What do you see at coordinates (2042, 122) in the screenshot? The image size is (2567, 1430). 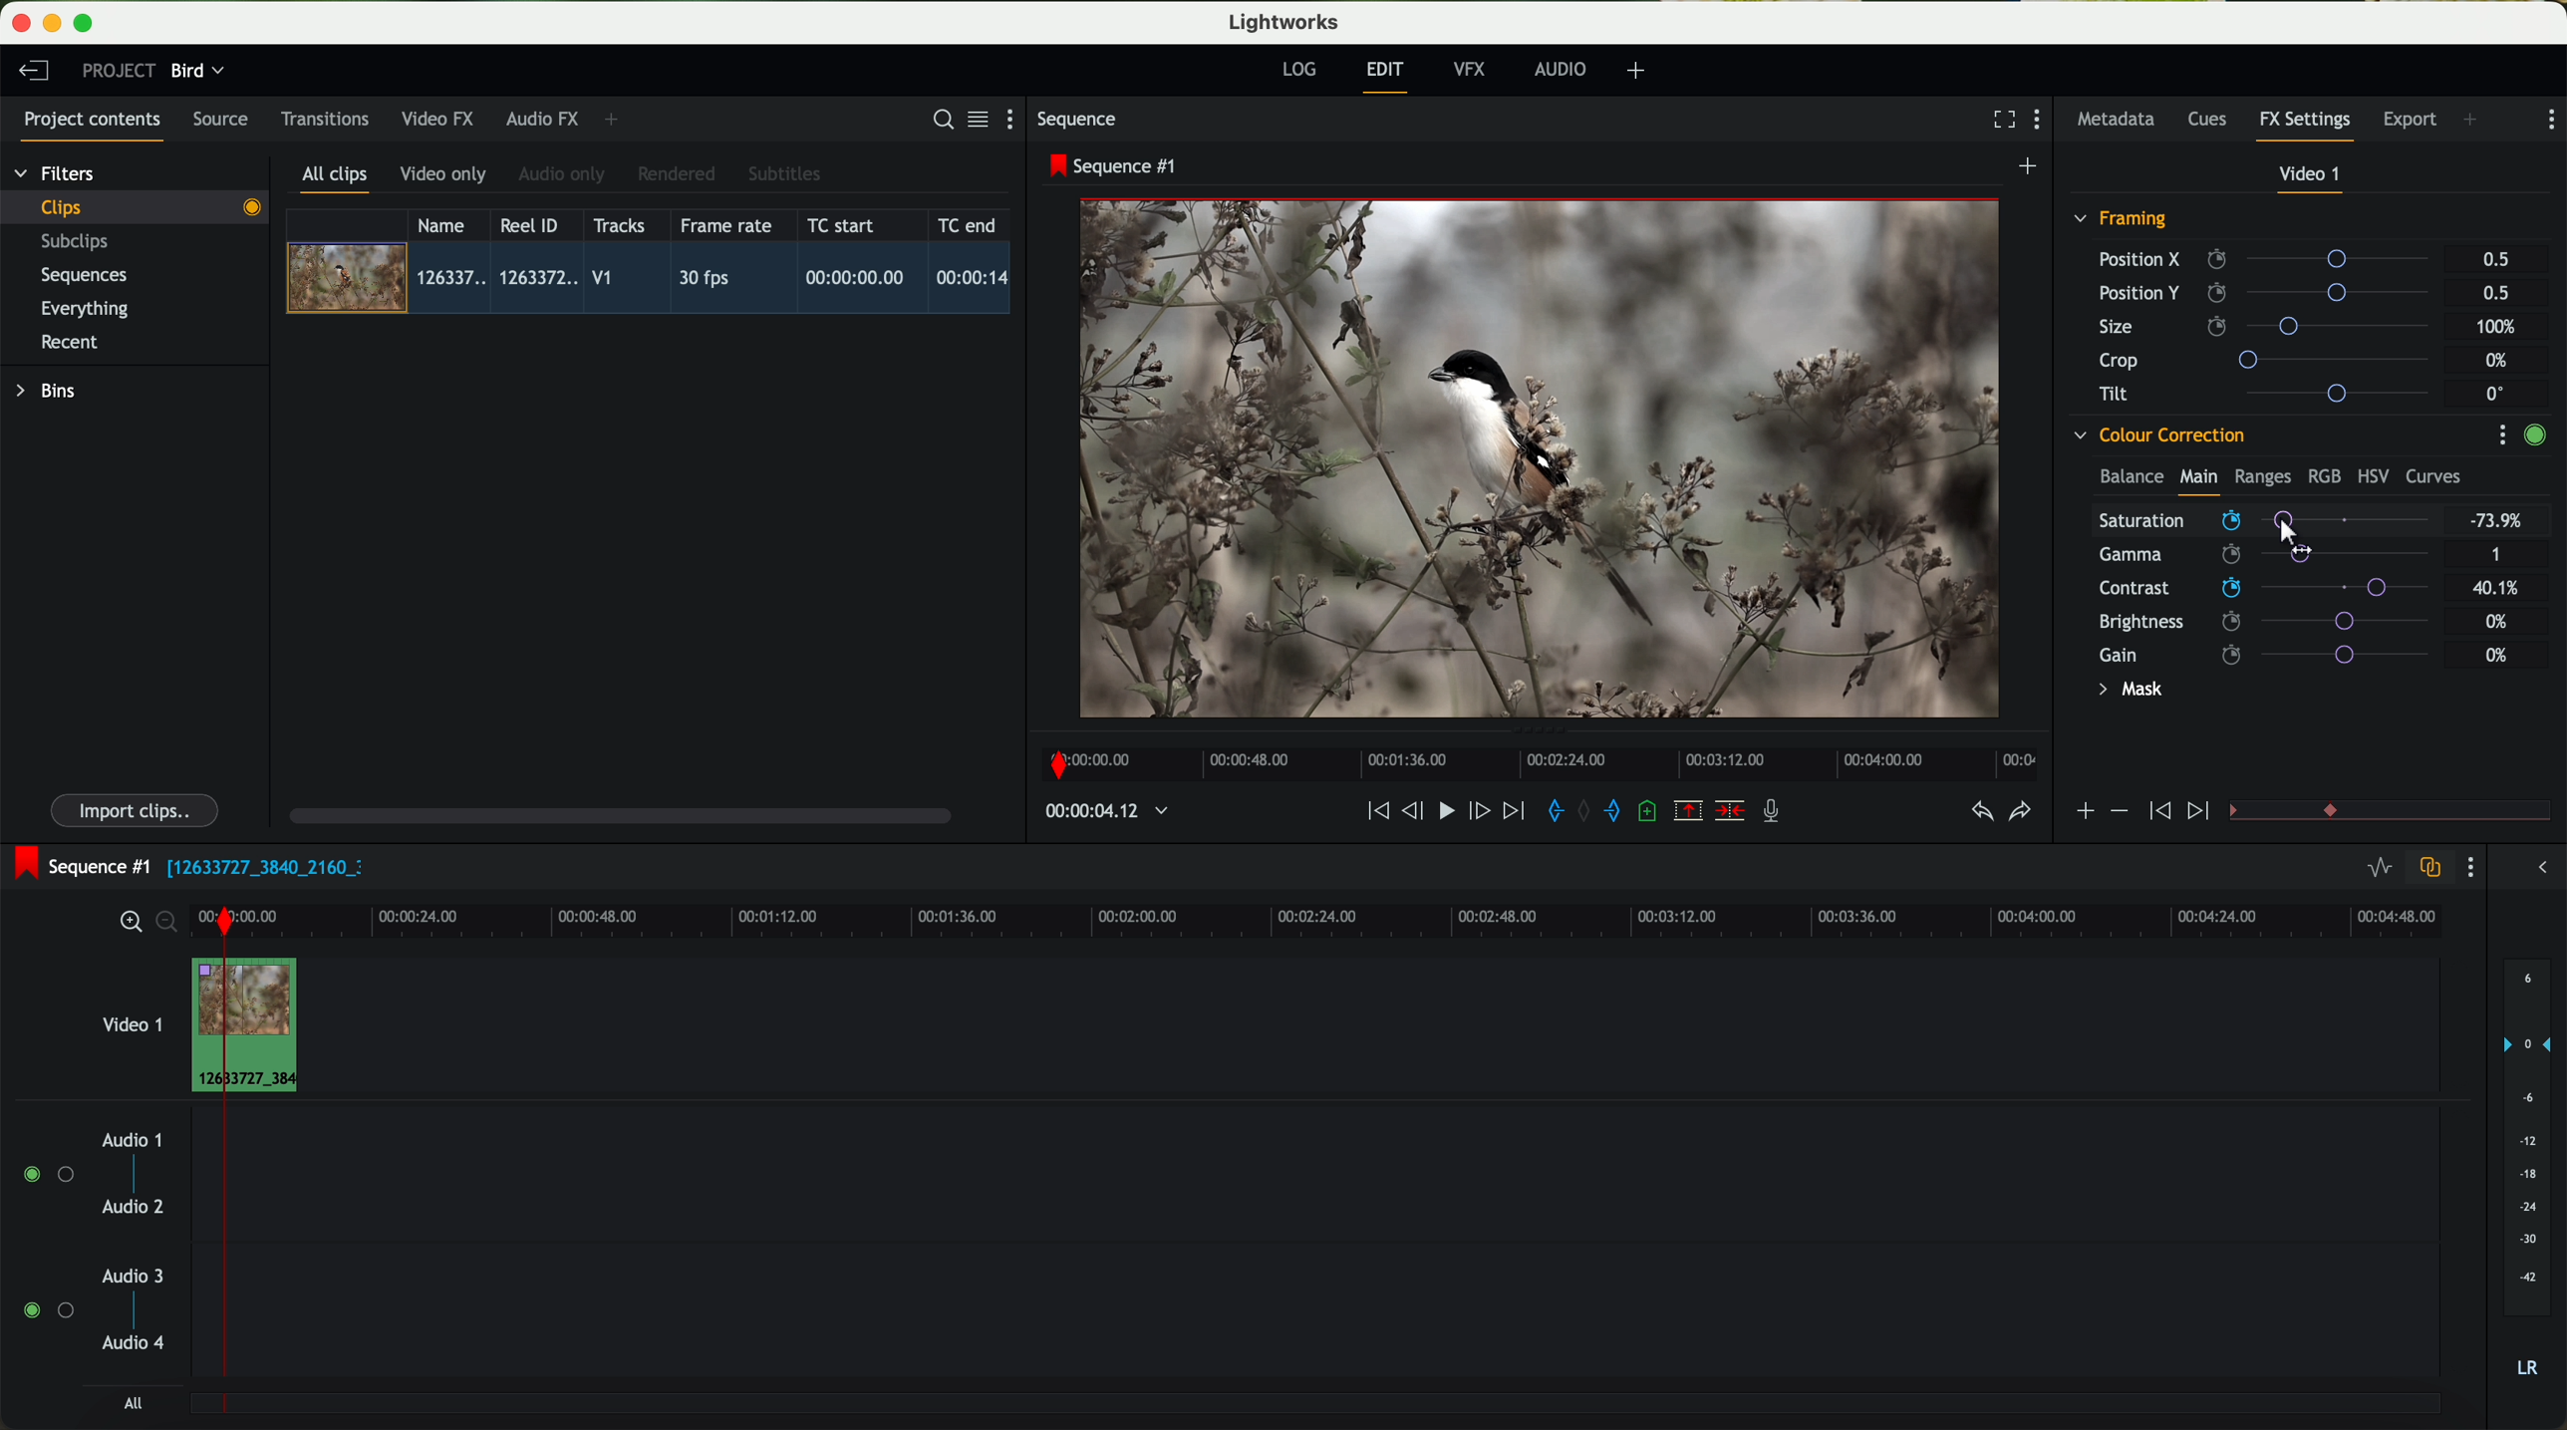 I see `show settings menu` at bounding box center [2042, 122].